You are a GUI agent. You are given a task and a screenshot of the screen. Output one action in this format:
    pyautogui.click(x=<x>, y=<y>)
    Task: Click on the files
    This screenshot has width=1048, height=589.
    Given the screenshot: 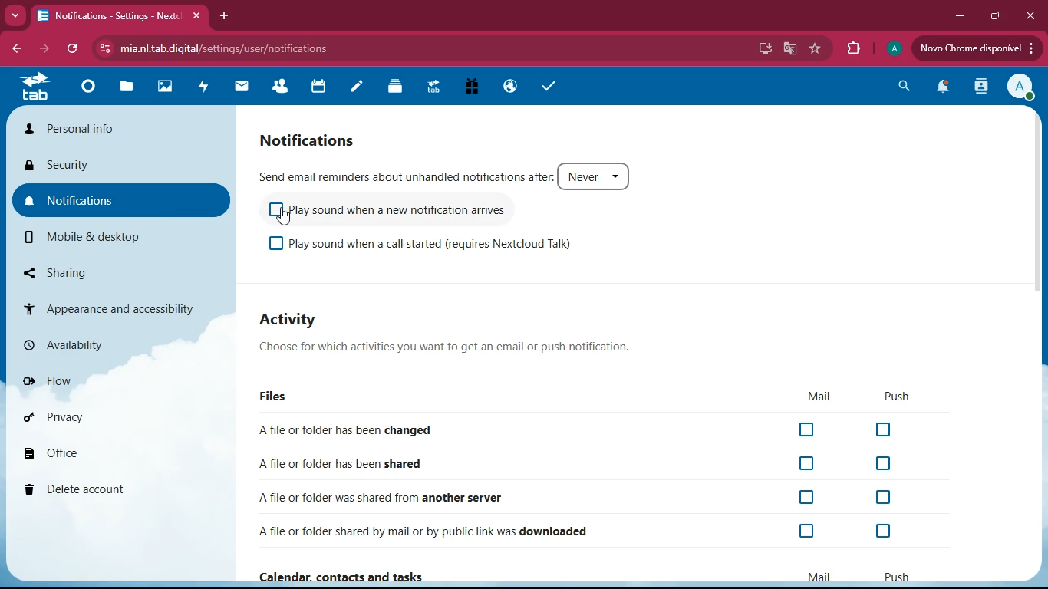 What is the action you would take?
    pyautogui.click(x=131, y=86)
    